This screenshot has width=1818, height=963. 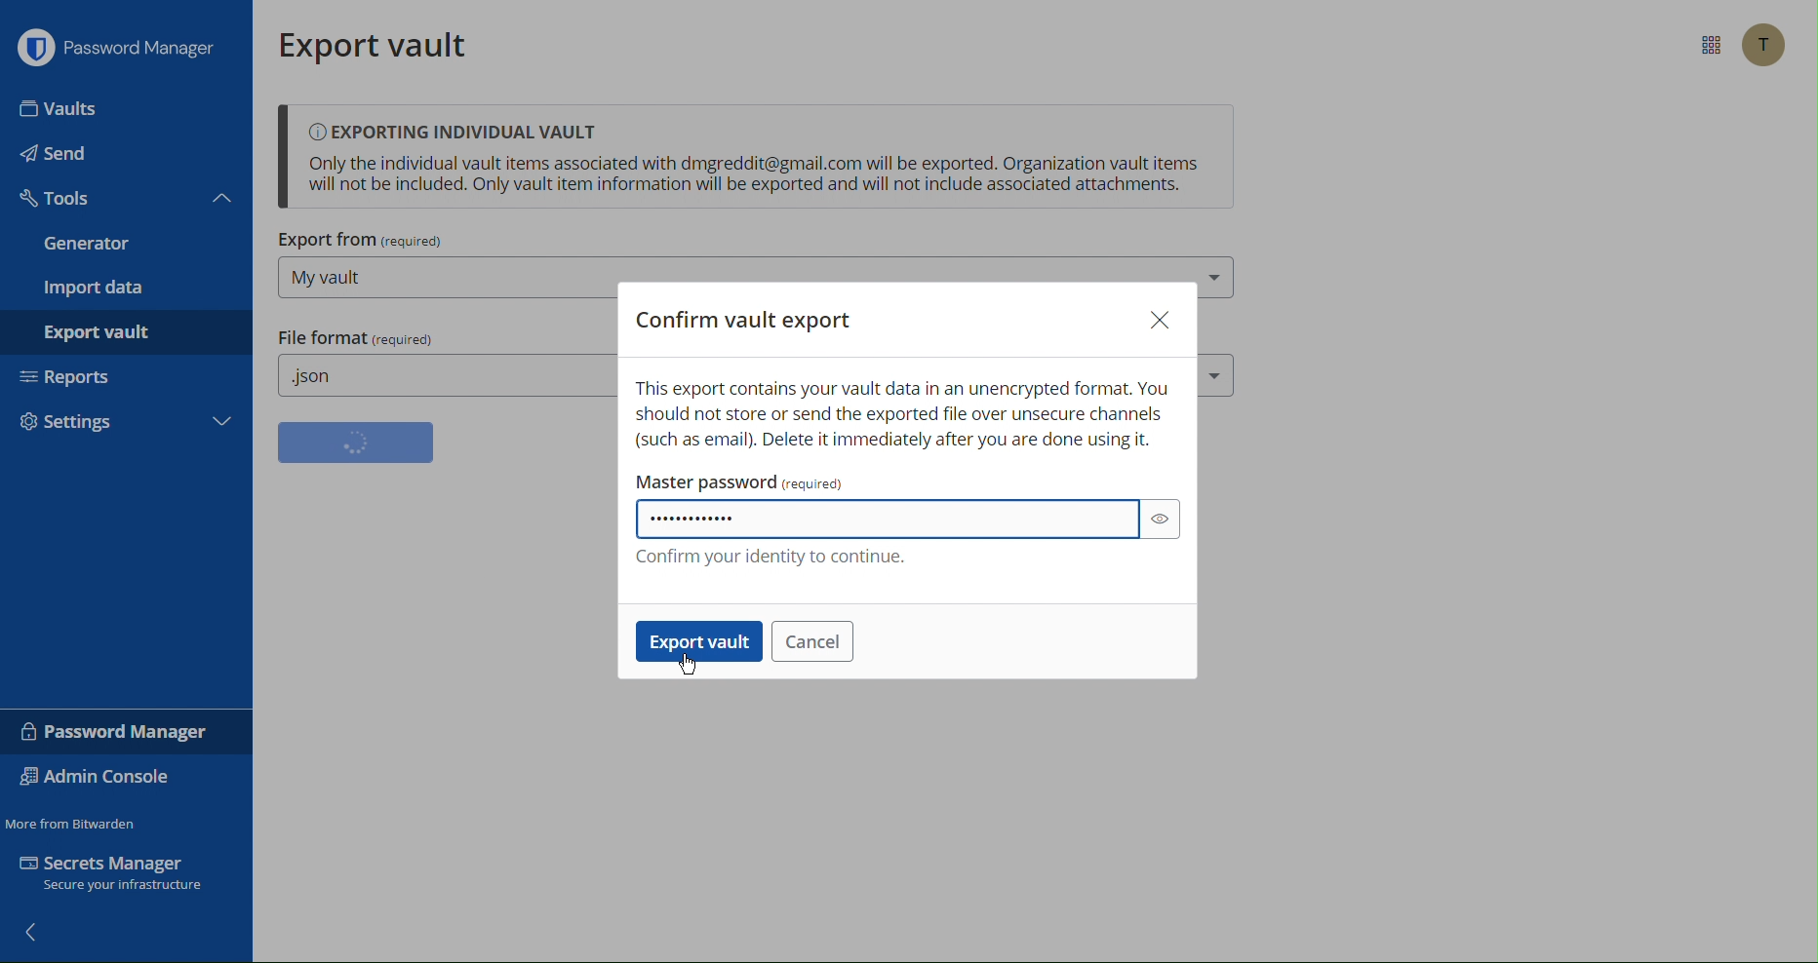 What do you see at coordinates (355, 338) in the screenshot?
I see `File Format` at bounding box center [355, 338].